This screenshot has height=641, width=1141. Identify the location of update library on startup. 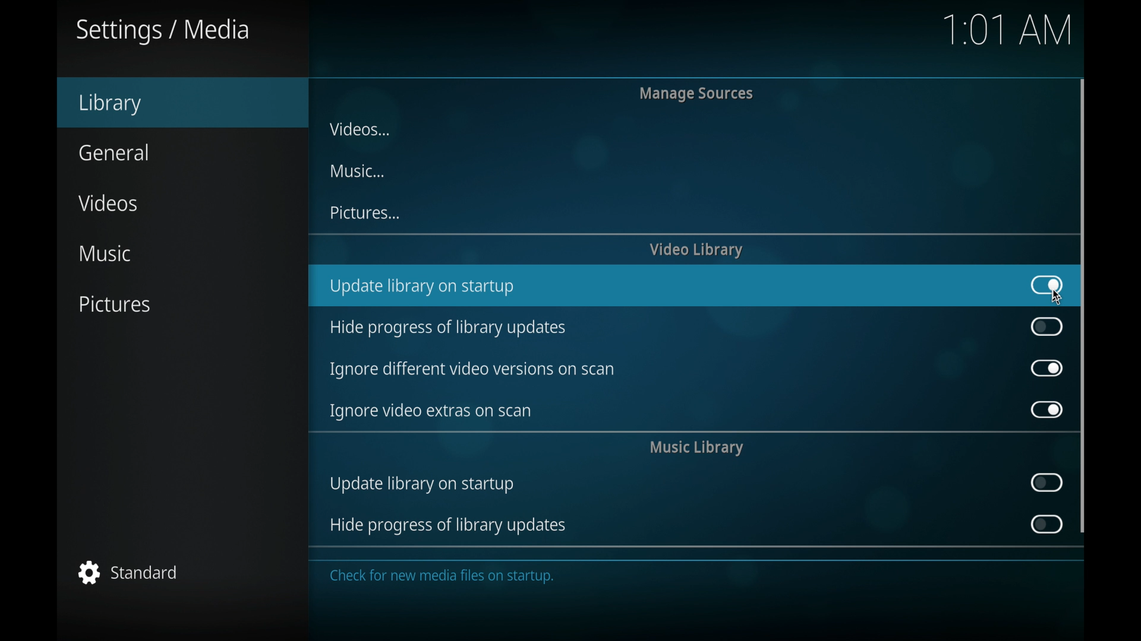
(421, 486).